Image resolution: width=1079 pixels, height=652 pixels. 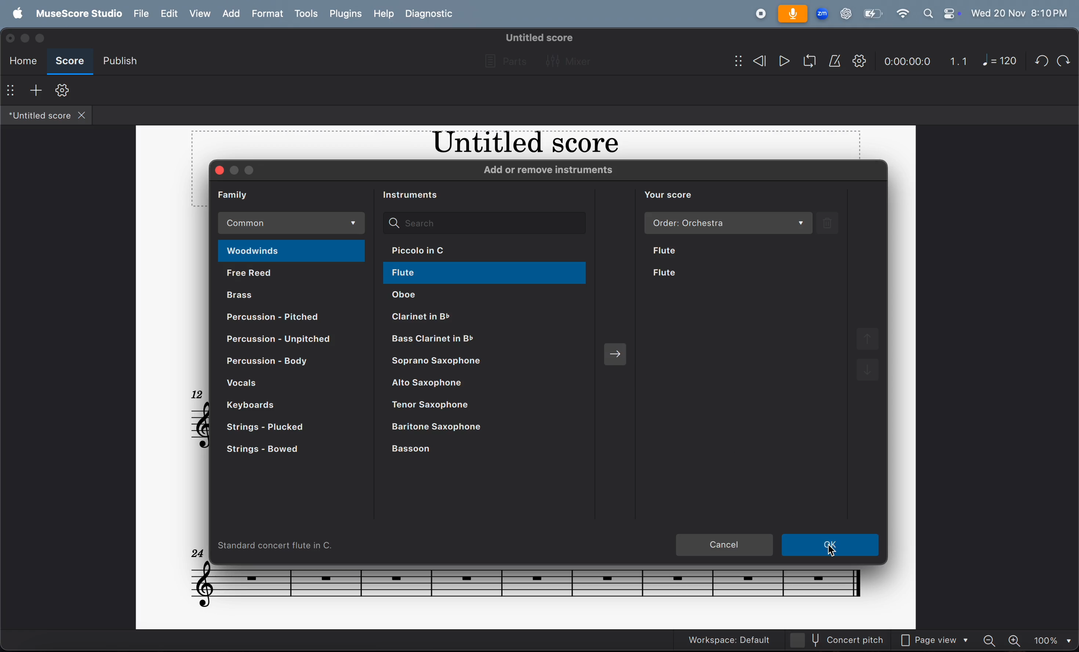 What do you see at coordinates (482, 383) in the screenshot?
I see `alto saxophone` at bounding box center [482, 383].